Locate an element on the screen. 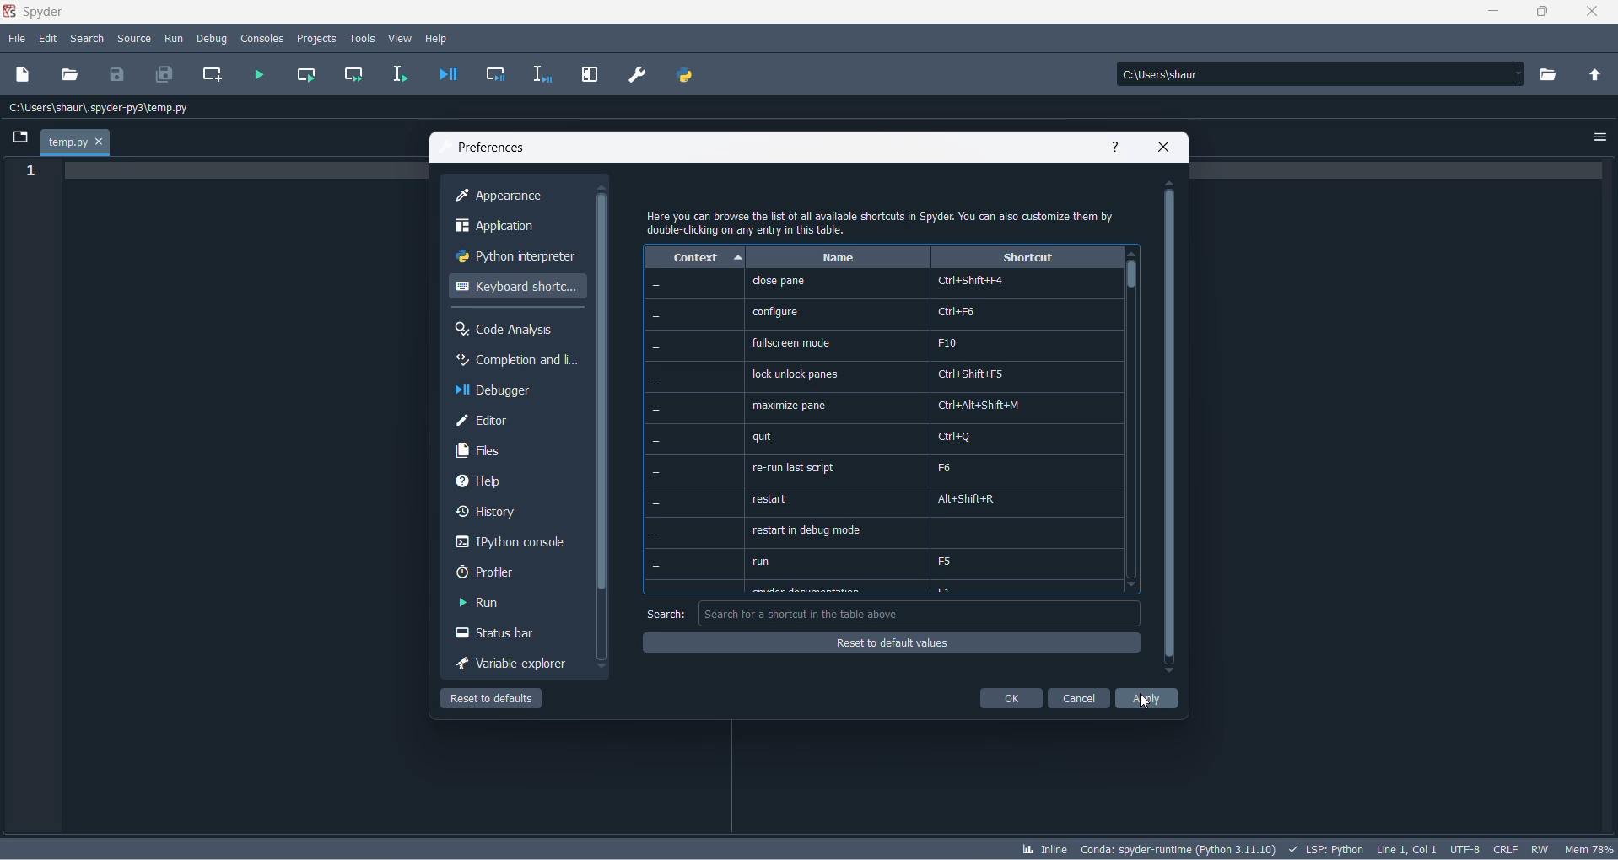 The image size is (1618, 860). lock unlock panes is located at coordinates (799, 374).